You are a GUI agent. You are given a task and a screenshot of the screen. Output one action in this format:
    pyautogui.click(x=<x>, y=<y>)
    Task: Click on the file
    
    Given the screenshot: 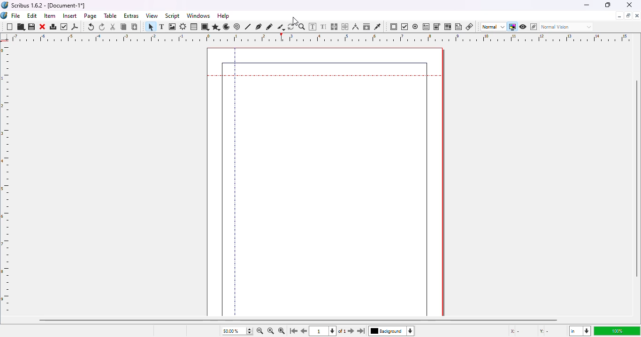 What is the action you would take?
    pyautogui.click(x=16, y=15)
    